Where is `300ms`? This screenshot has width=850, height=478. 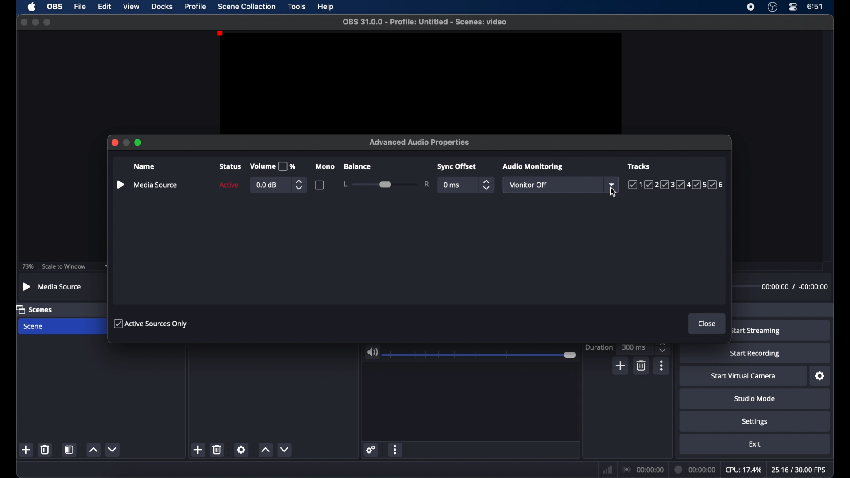 300ms is located at coordinates (634, 347).